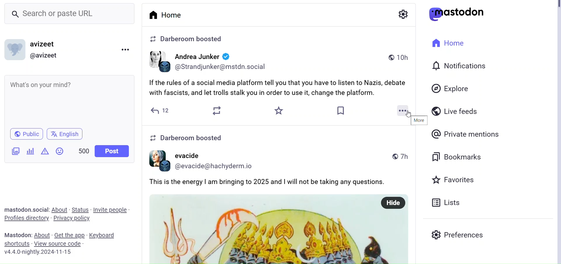  I want to click on Notifications, so click(459, 66).